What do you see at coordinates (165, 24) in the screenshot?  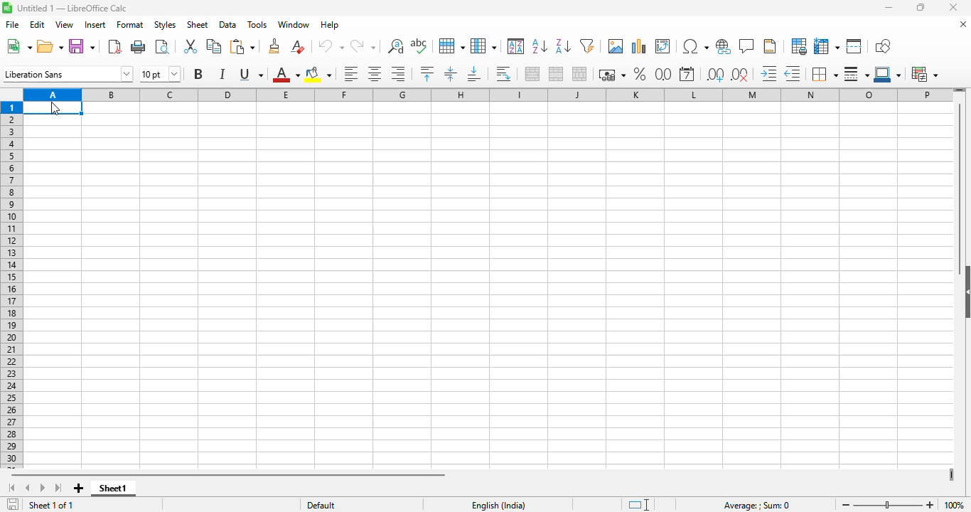 I see `styles` at bounding box center [165, 24].